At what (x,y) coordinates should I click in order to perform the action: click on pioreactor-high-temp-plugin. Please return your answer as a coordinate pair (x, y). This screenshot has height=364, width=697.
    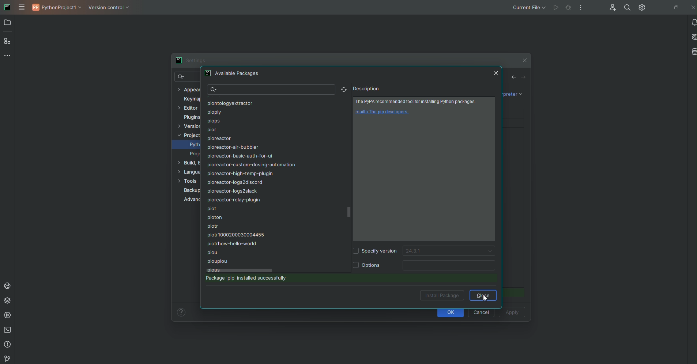
    Looking at the image, I should click on (240, 173).